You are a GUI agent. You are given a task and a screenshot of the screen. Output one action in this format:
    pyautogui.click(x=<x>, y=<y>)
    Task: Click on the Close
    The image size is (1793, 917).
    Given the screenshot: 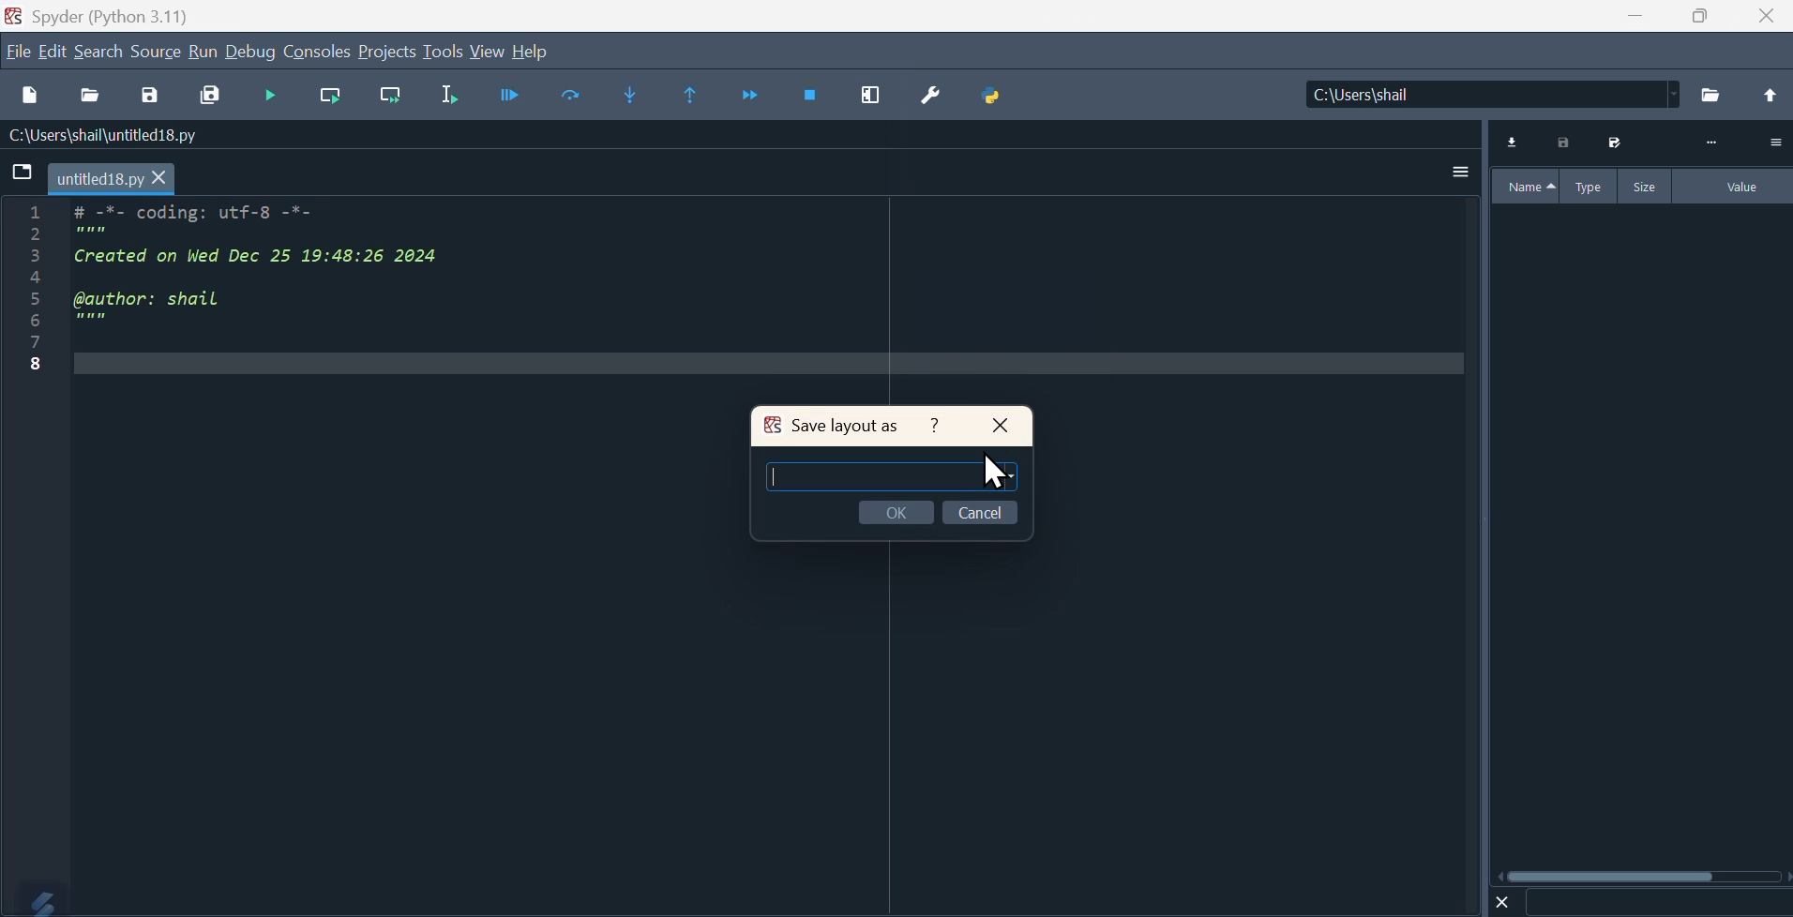 What is the action you would take?
    pyautogui.click(x=1769, y=16)
    